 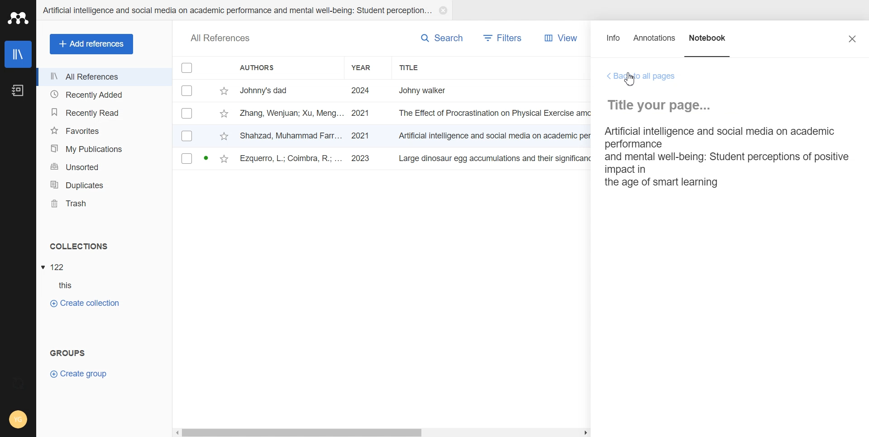 I want to click on Search, so click(x=442, y=38).